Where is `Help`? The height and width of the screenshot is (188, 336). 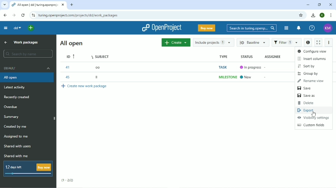
Help is located at coordinates (312, 28).